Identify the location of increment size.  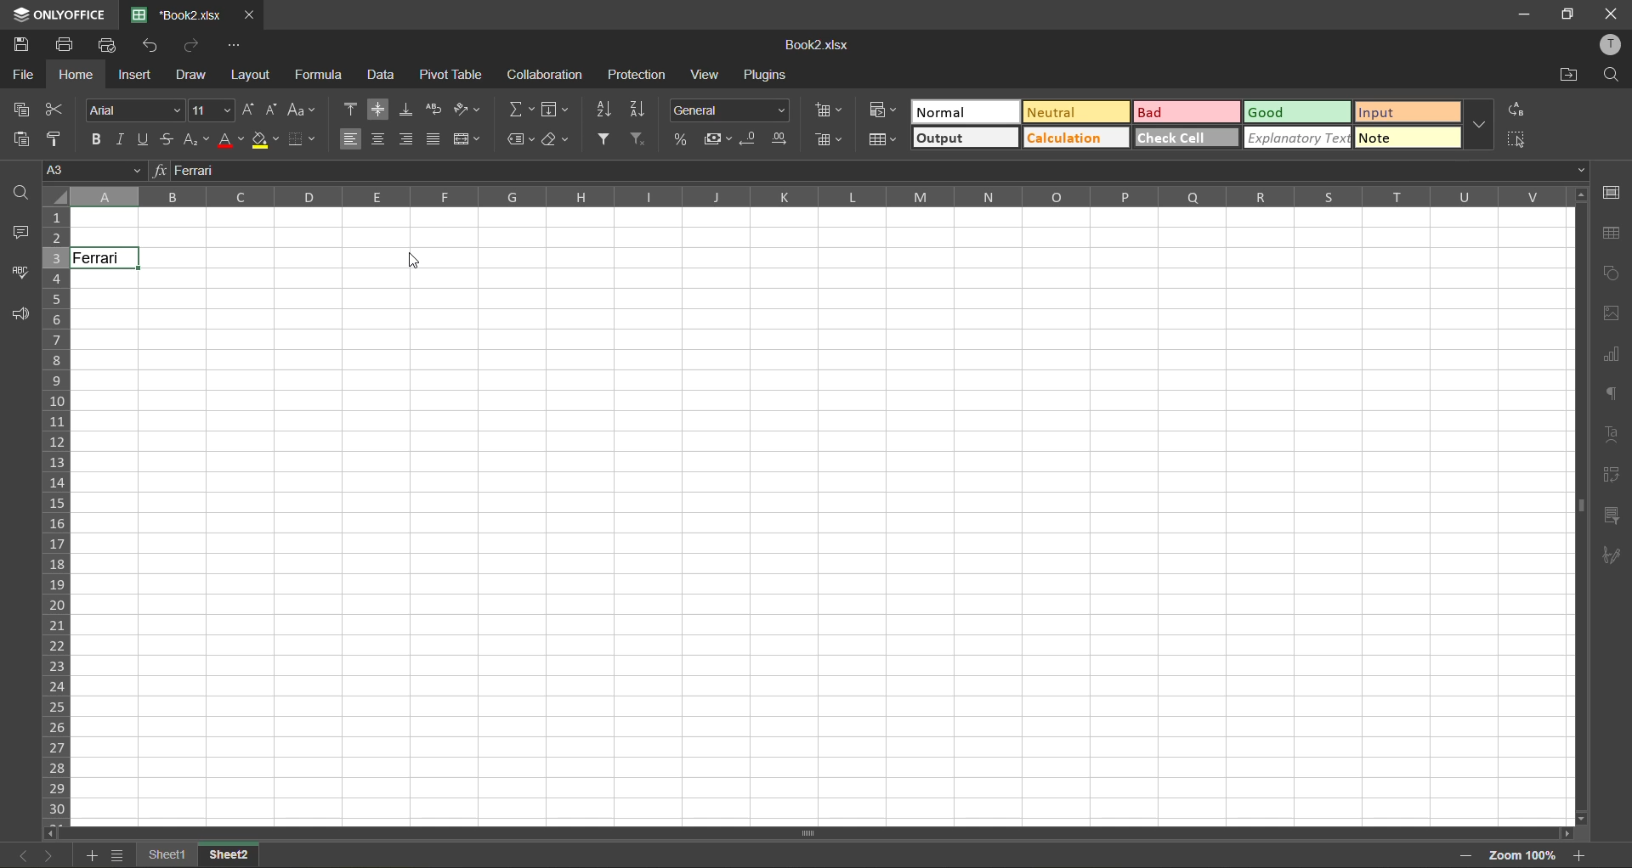
(250, 111).